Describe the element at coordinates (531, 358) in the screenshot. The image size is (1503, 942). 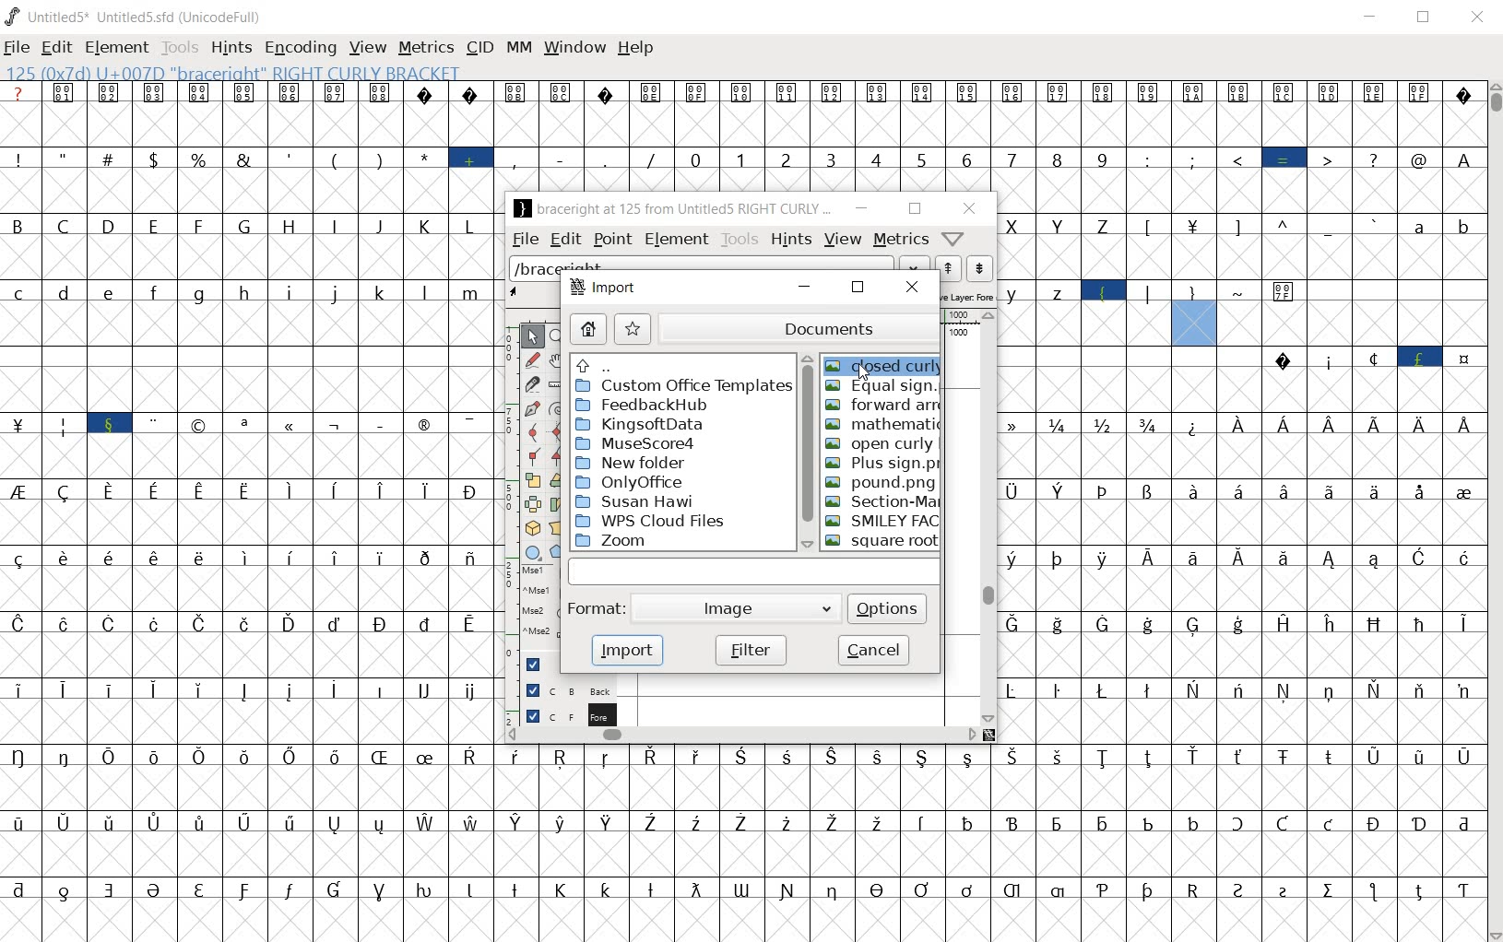
I see `draw a freehand curve` at that location.